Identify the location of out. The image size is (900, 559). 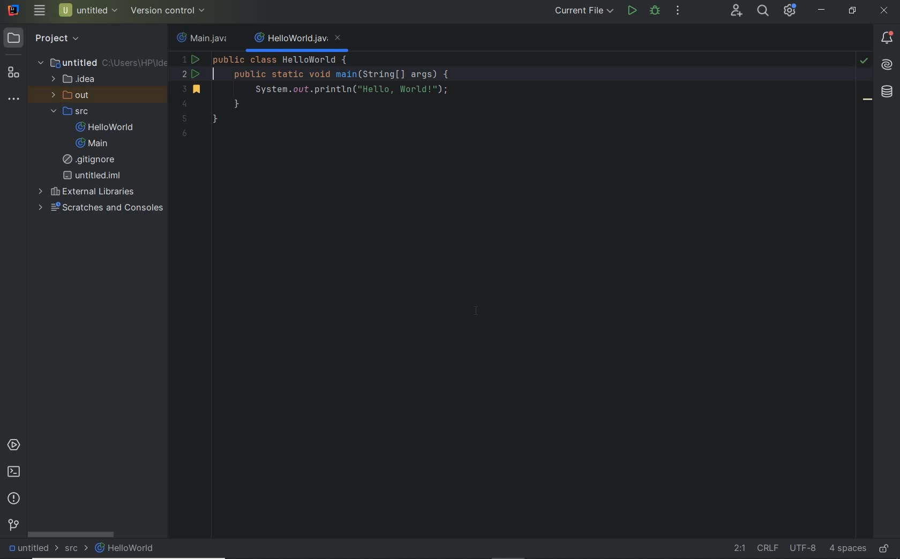
(73, 95).